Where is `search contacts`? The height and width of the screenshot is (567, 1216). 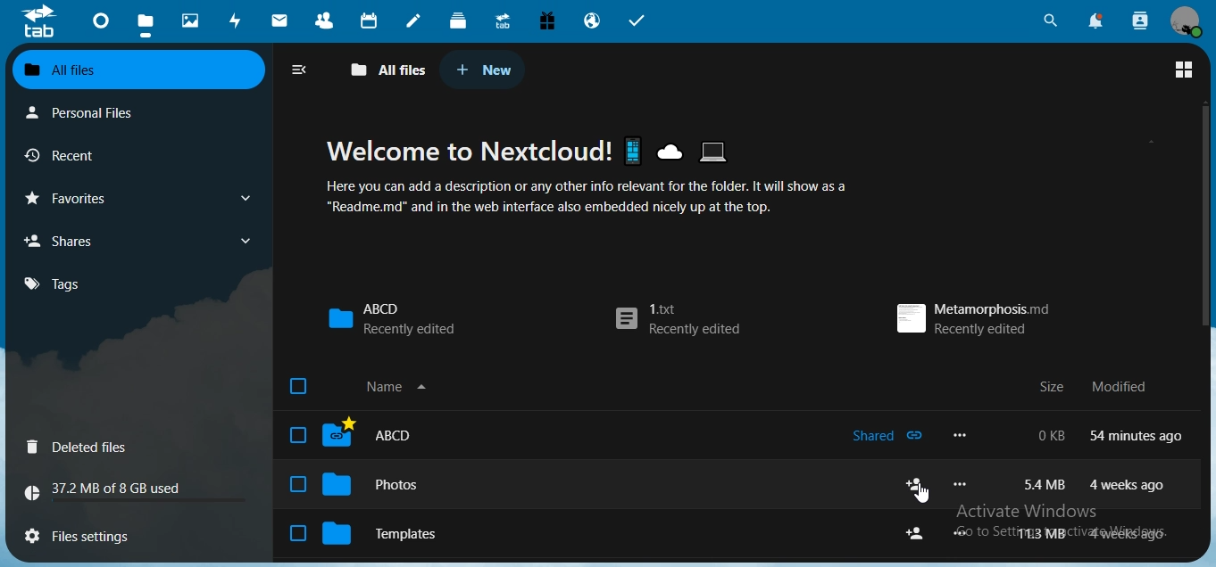
search contacts is located at coordinates (1140, 21).